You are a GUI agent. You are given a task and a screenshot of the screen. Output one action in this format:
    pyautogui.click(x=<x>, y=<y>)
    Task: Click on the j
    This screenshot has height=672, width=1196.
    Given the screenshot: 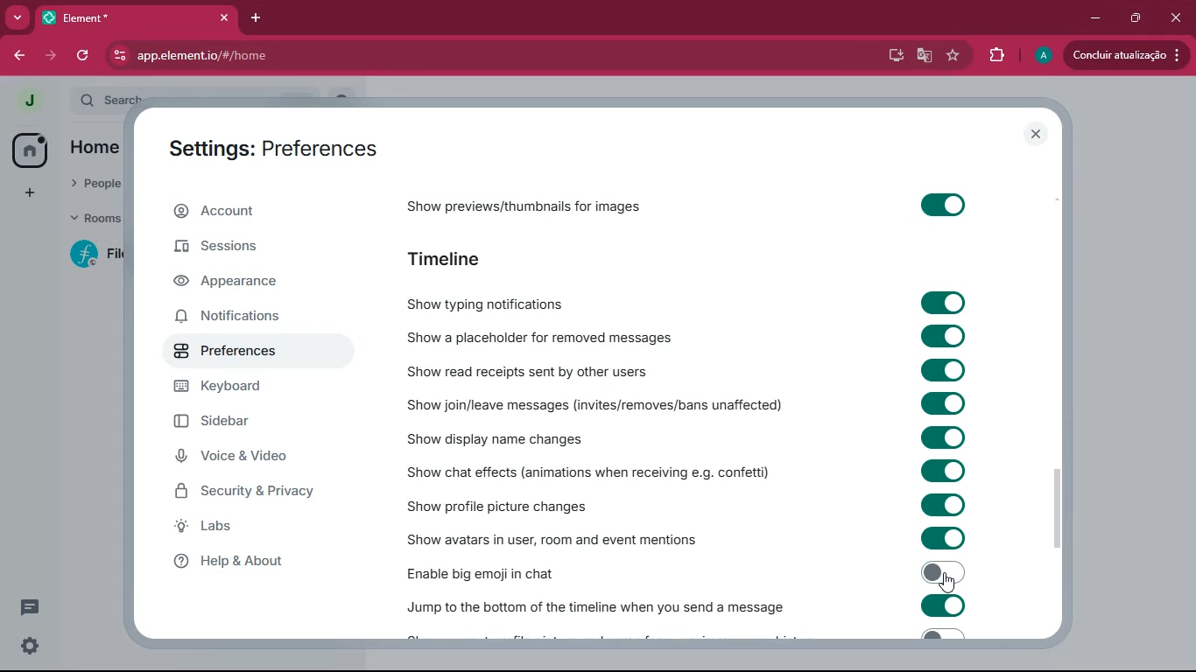 What is the action you would take?
    pyautogui.click(x=26, y=102)
    